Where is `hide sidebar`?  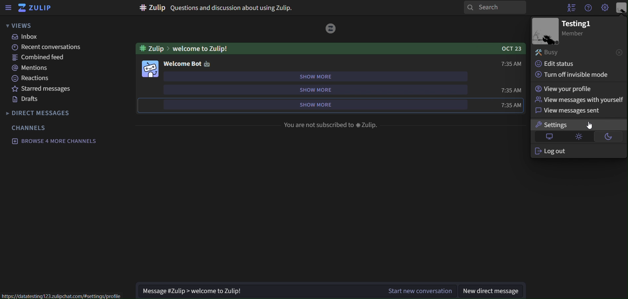
hide sidebar is located at coordinates (9, 8).